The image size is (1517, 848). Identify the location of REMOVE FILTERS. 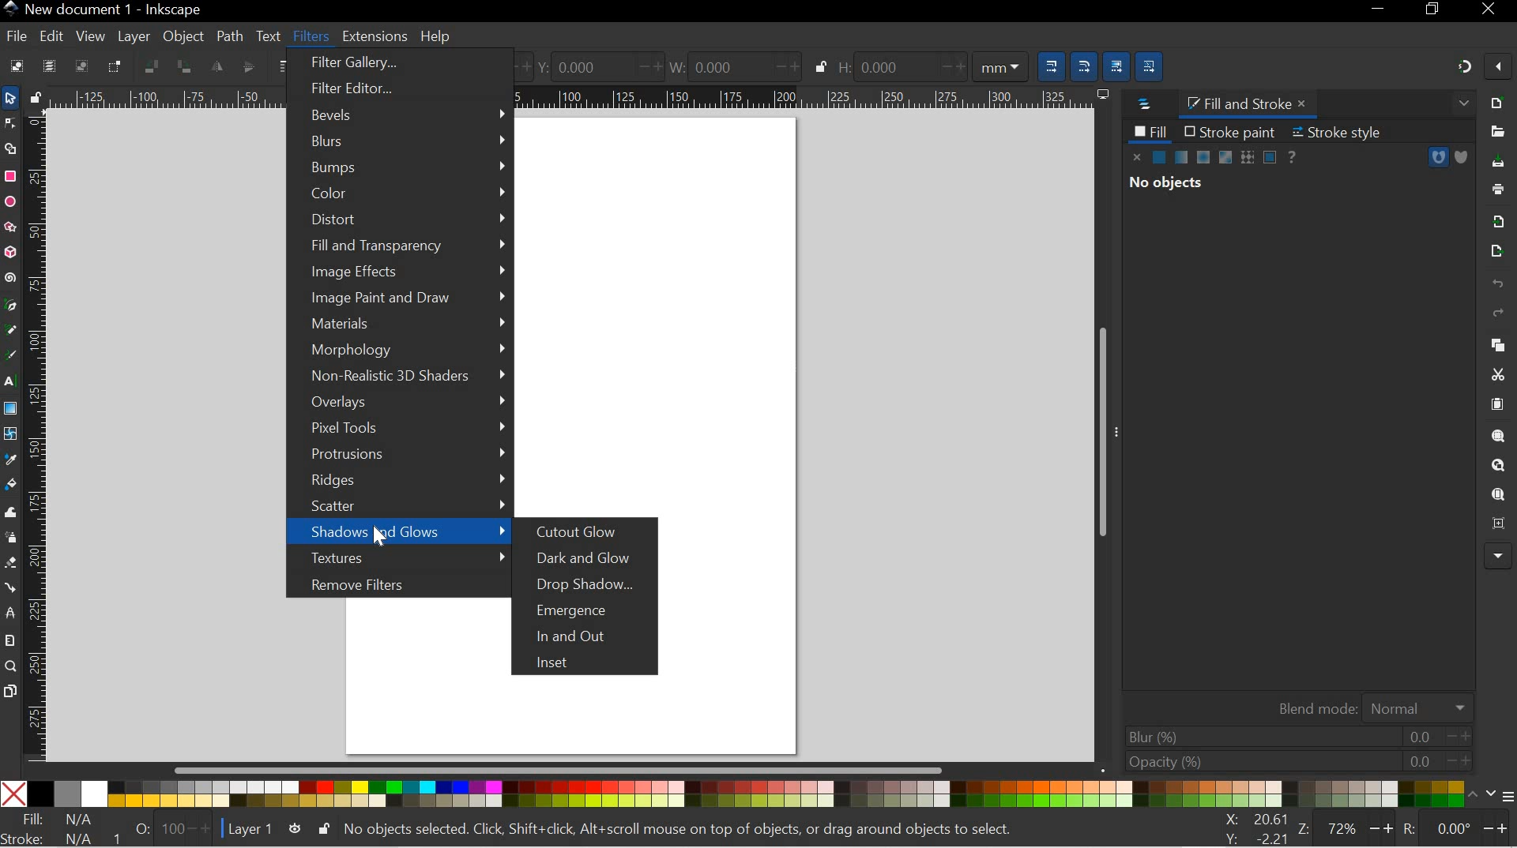
(394, 583).